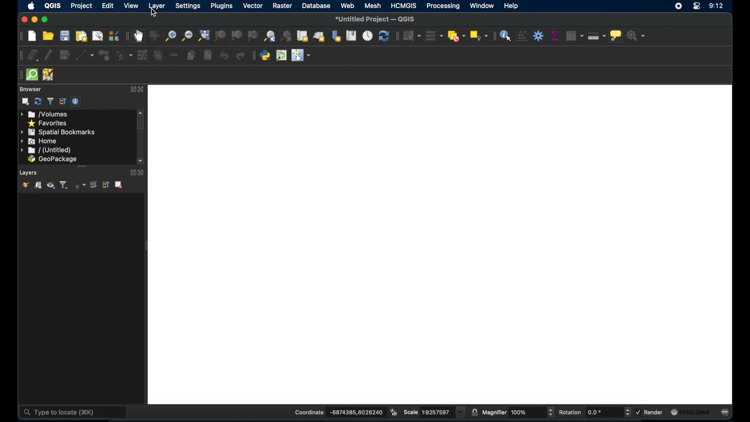  Describe the element at coordinates (434, 412) in the screenshot. I see `scale` at that location.